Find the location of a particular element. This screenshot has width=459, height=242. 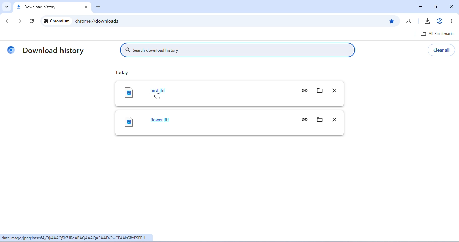

chromium logo is located at coordinates (11, 50).